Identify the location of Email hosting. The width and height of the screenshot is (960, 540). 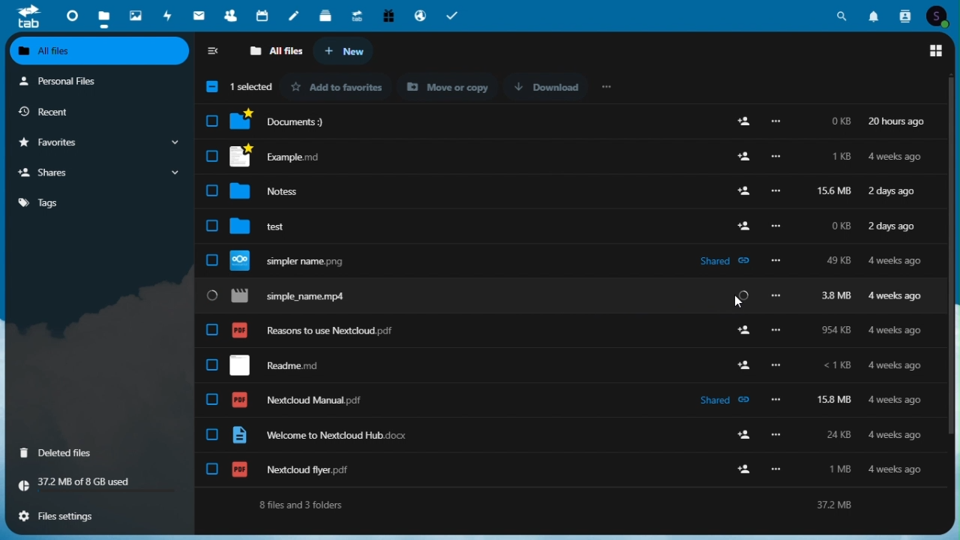
(419, 15).